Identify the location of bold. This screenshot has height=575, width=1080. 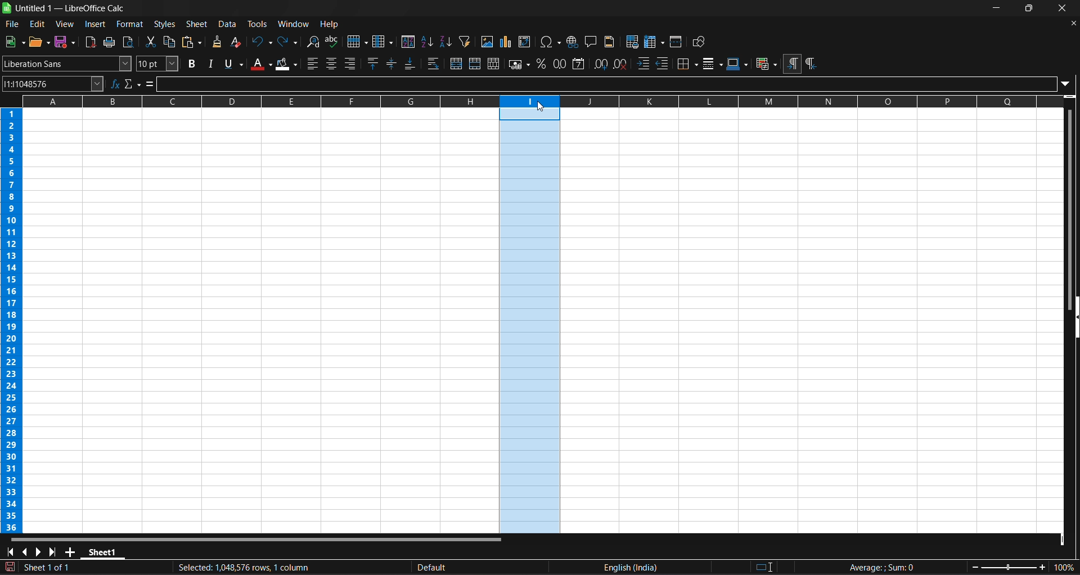
(192, 64).